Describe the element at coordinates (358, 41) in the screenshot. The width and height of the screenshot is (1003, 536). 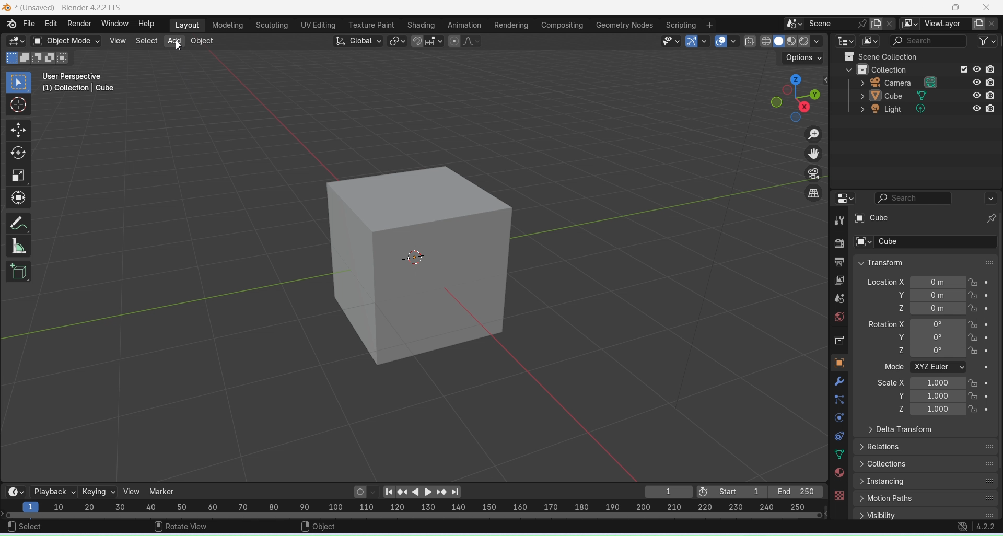
I see `Global` at that location.